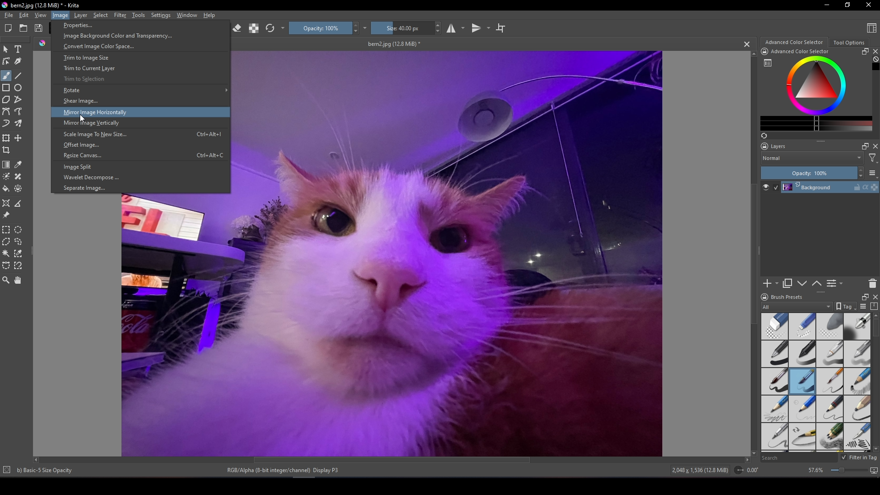  Describe the element at coordinates (46, 471) in the screenshot. I see `basic-5 sizeOpacity` at that location.